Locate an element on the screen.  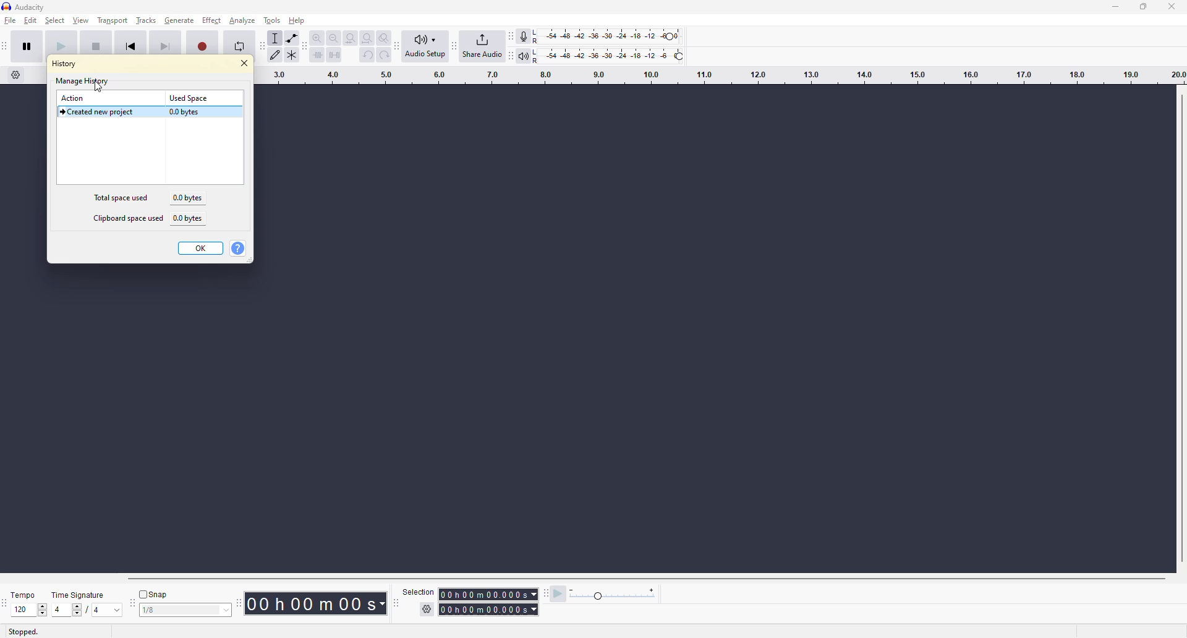
audacity transport toolbar is located at coordinates (6, 48).